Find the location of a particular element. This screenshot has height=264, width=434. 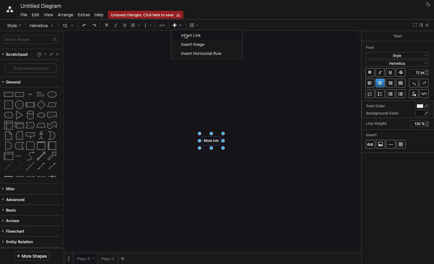

Close is located at coordinates (59, 55).